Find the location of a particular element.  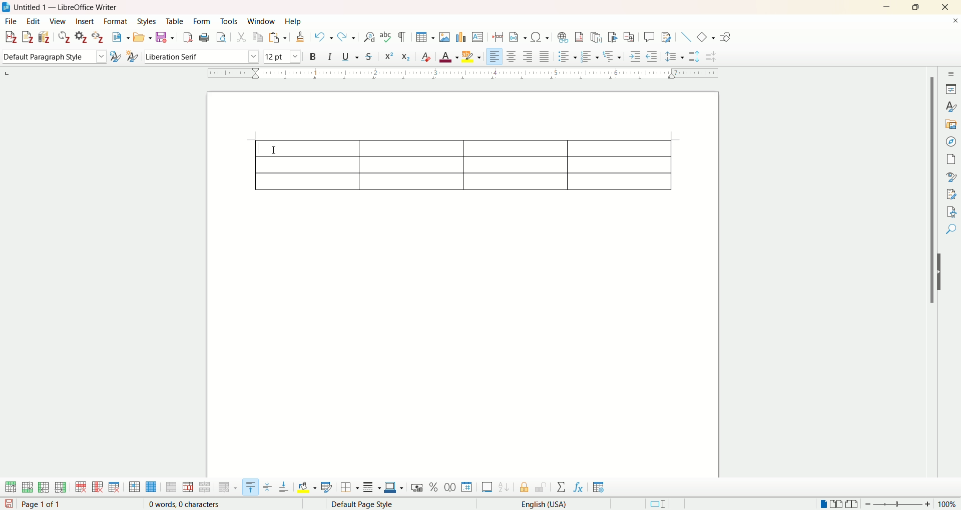

save is located at coordinates (165, 36).